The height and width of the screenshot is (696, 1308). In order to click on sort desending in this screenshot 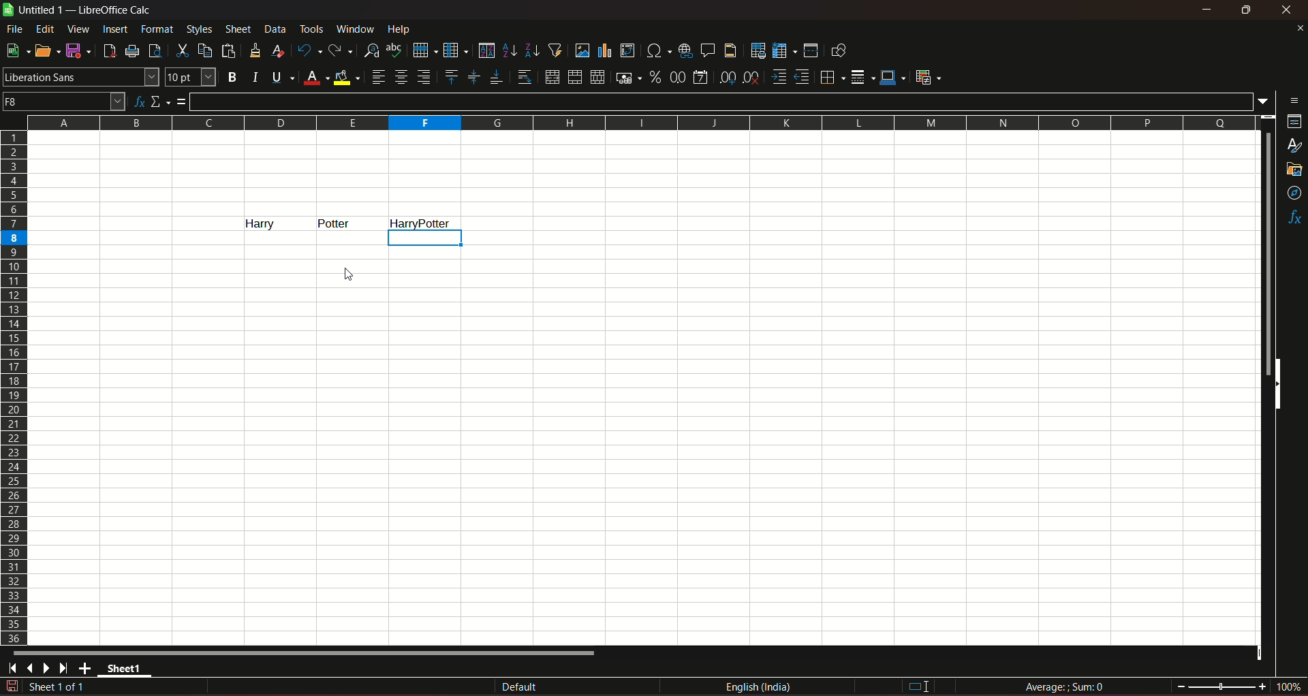, I will do `click(533, 50)`.